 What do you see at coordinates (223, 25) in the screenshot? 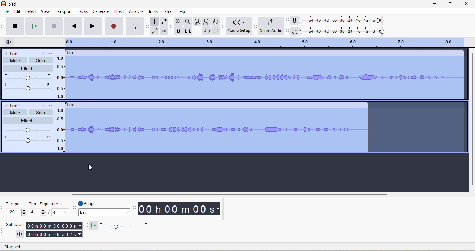
I see `audacity audio setup toolbar` at bounding box center [223, 25].